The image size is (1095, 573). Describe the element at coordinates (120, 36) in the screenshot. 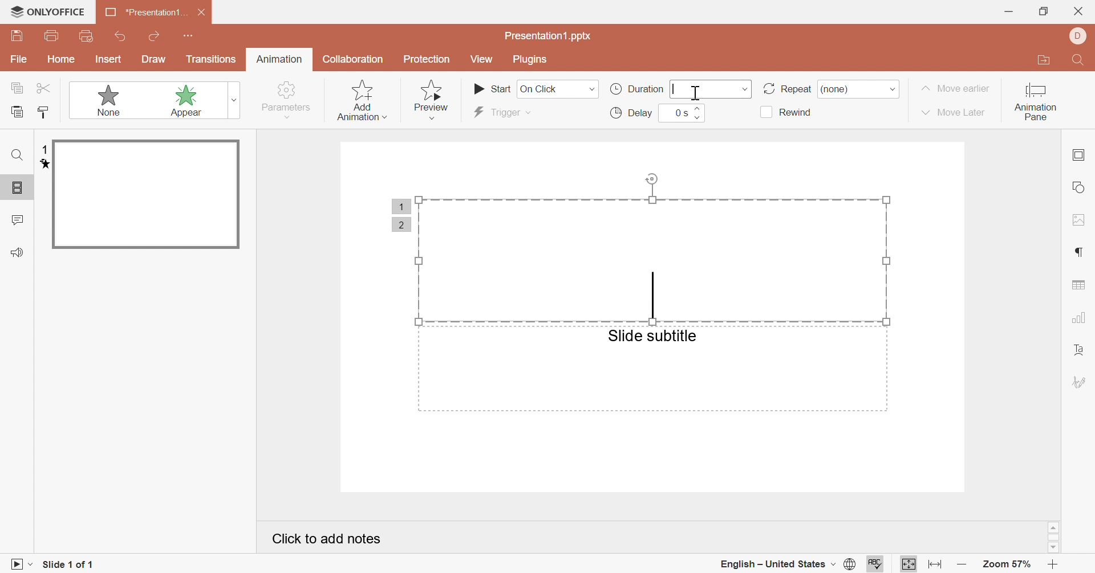

I see `undo` at that location.